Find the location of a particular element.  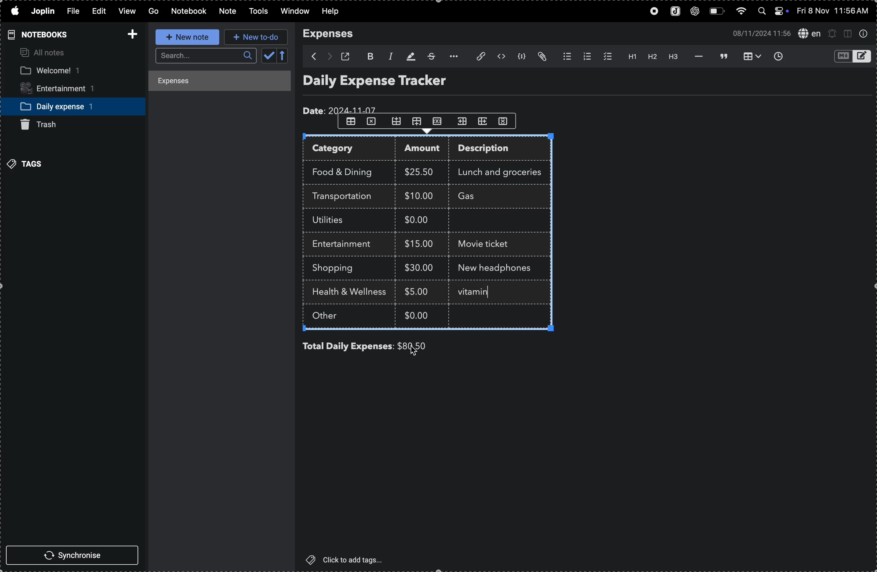

movie ticket is located at coordinates (486, 245).